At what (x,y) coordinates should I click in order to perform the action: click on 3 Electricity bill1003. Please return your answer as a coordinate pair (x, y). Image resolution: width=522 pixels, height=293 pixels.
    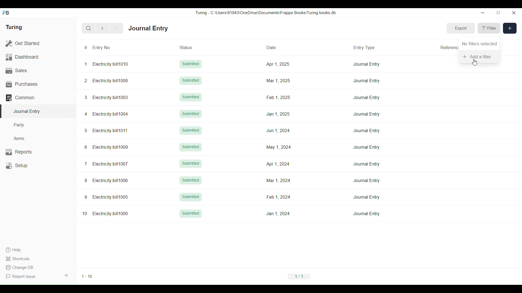
    Looking at the image, I should click on (107, 97).